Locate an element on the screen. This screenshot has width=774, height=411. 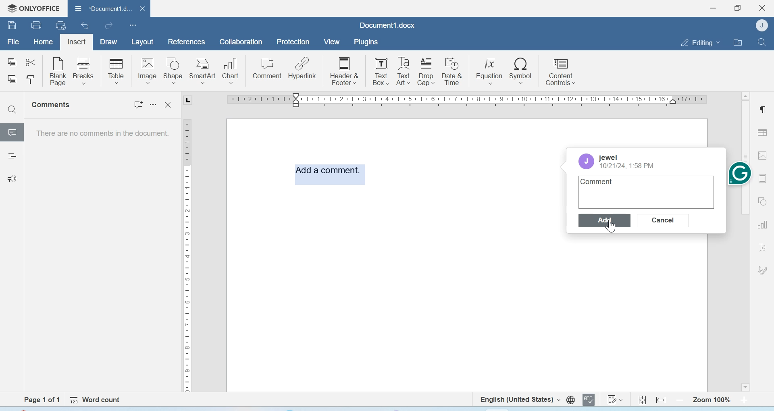
Content controls is located at coordinates (560, 71).